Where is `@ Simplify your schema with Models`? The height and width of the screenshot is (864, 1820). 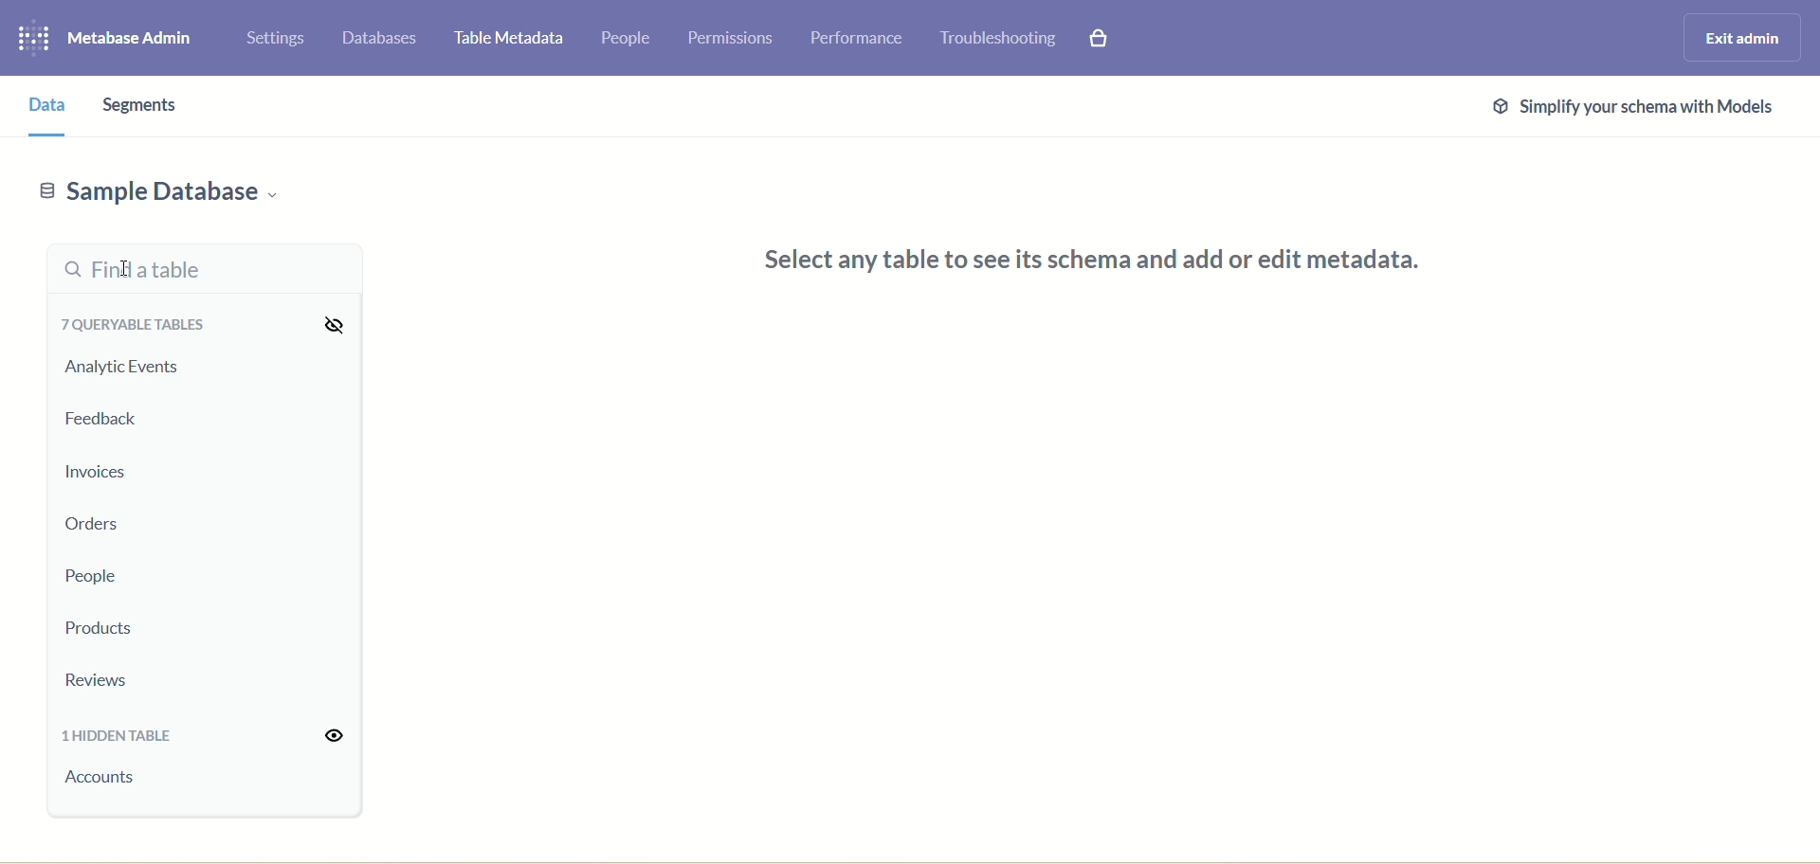 @ Simplify your schema with Models is located at coordinates (1630, 107).